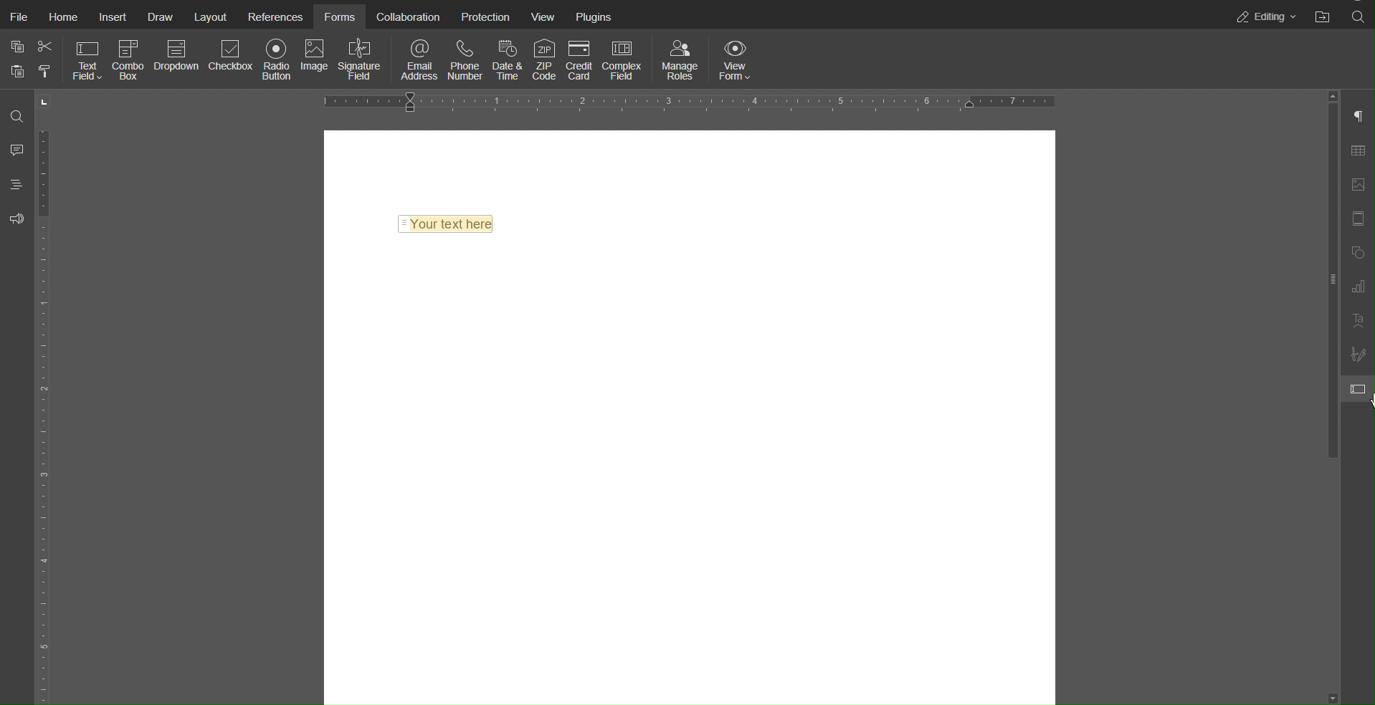  Describe the element at coordinates (1356, 254) in the screenshot. I see `Shape Settings` at that location.